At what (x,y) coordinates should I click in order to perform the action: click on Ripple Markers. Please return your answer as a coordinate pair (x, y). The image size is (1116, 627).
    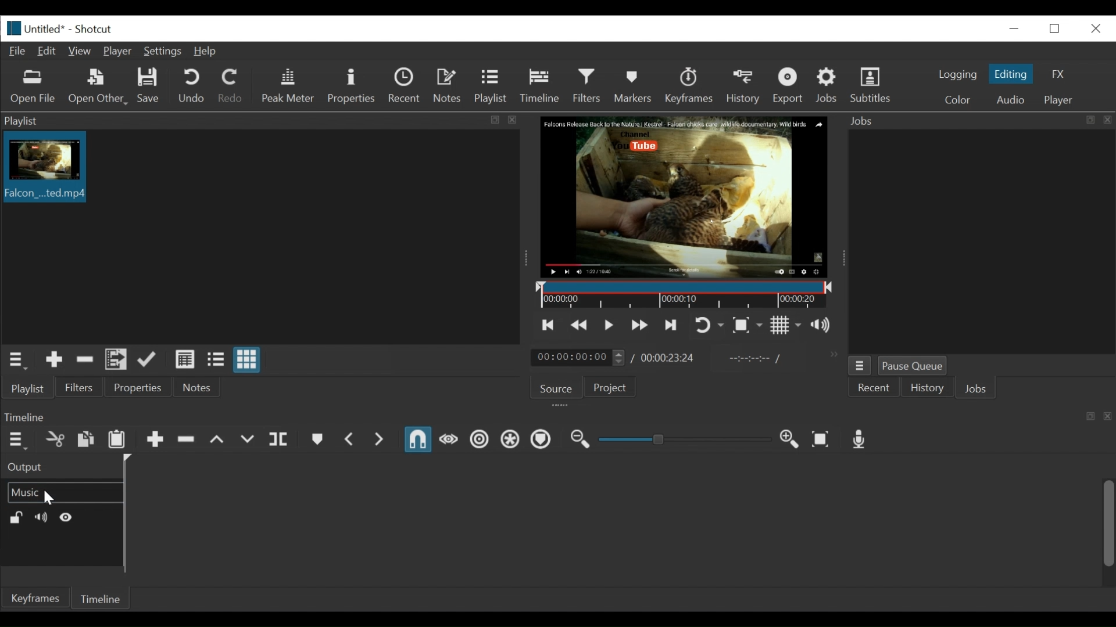
    Looking at the image, I should click on (541, 440).